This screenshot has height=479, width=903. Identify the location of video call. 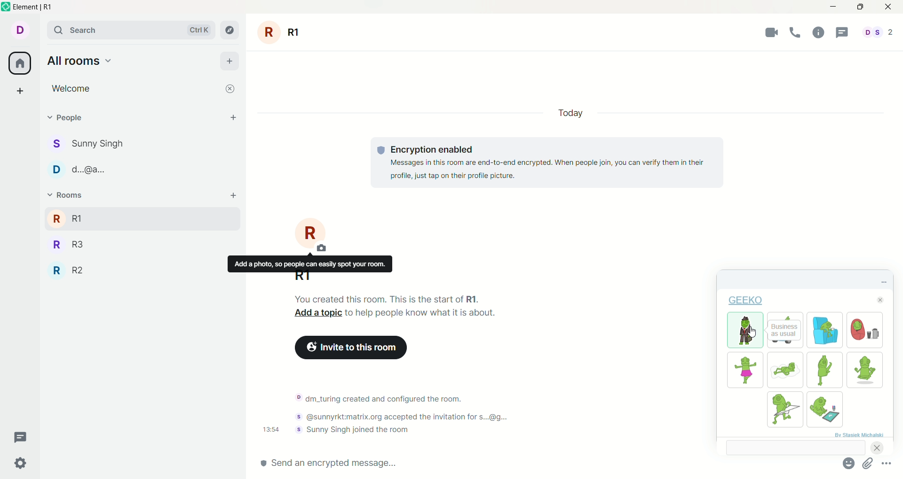
(771, 32).